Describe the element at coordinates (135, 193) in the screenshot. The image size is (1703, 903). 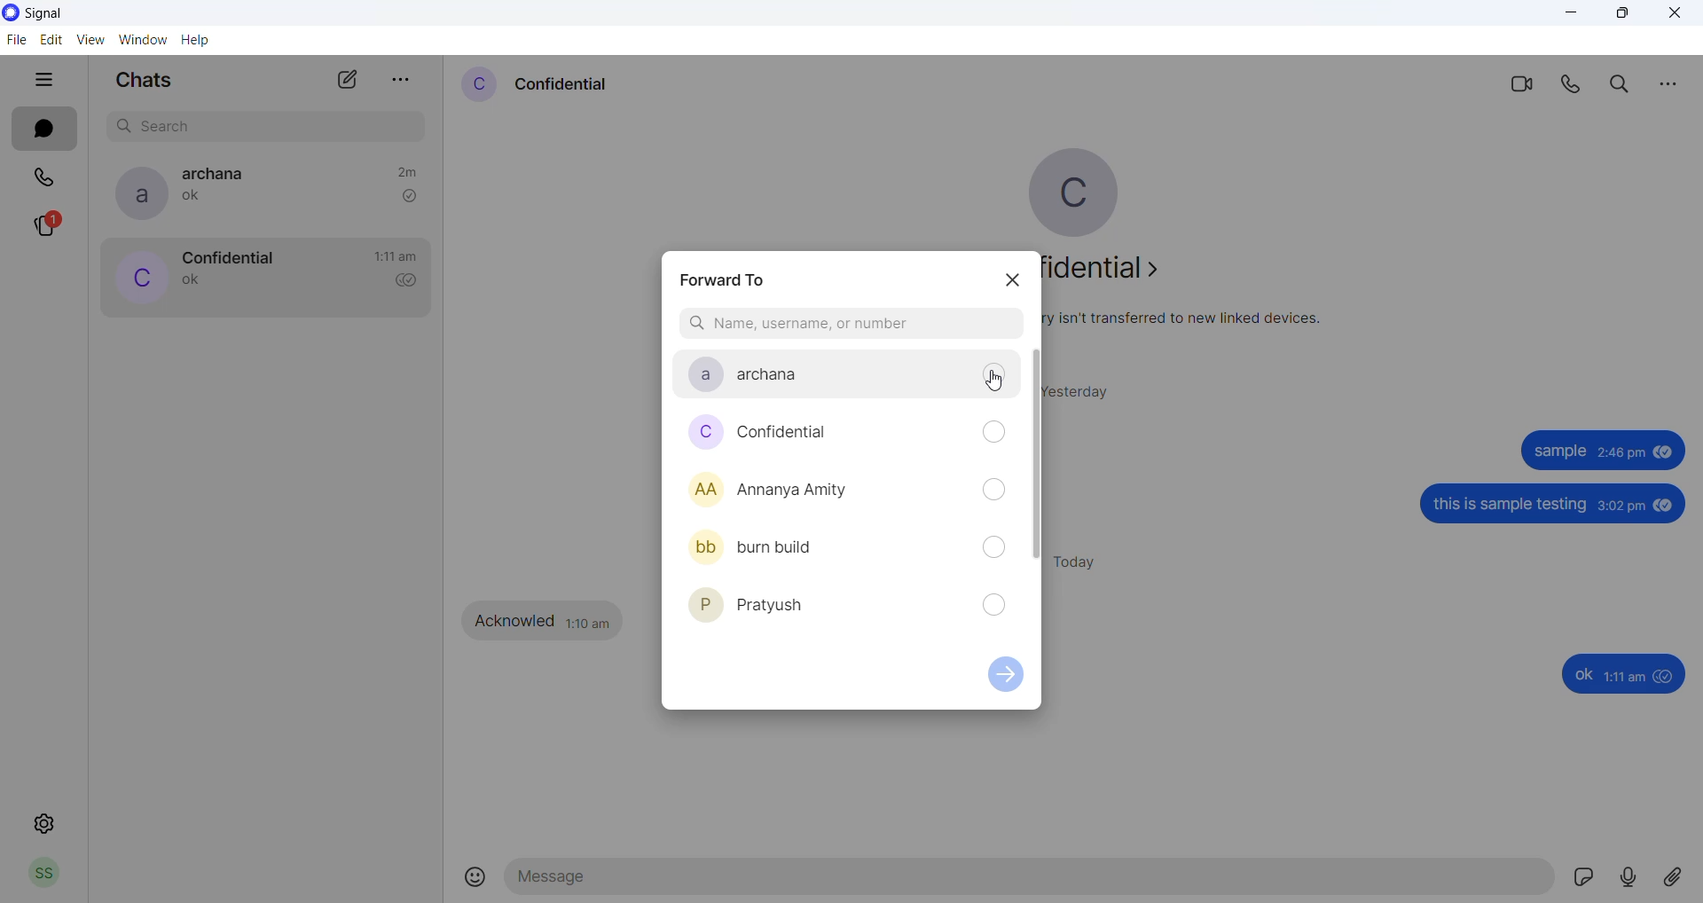
I see `profile picture` at that location.